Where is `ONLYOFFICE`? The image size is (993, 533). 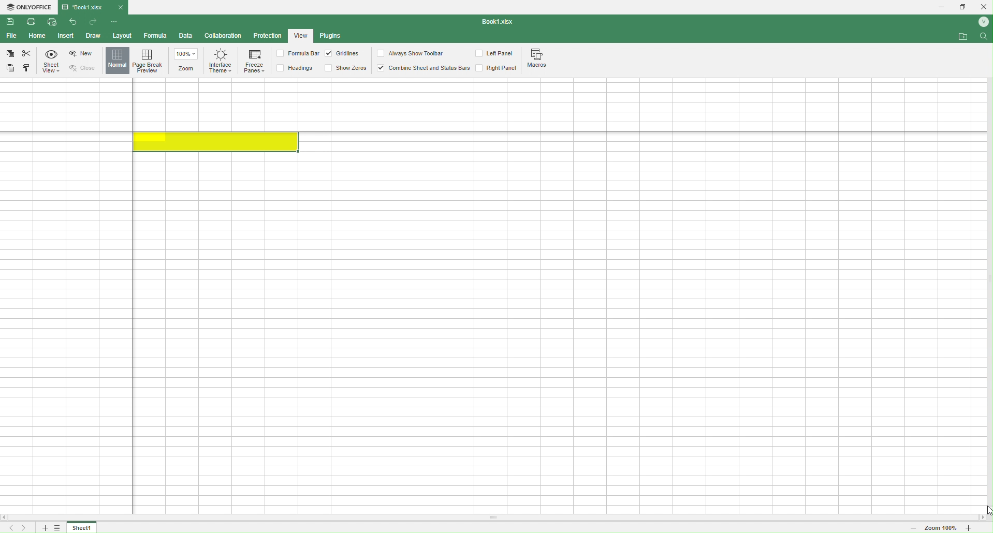
ONLYOFFICE is located at coordinates (29, 8).